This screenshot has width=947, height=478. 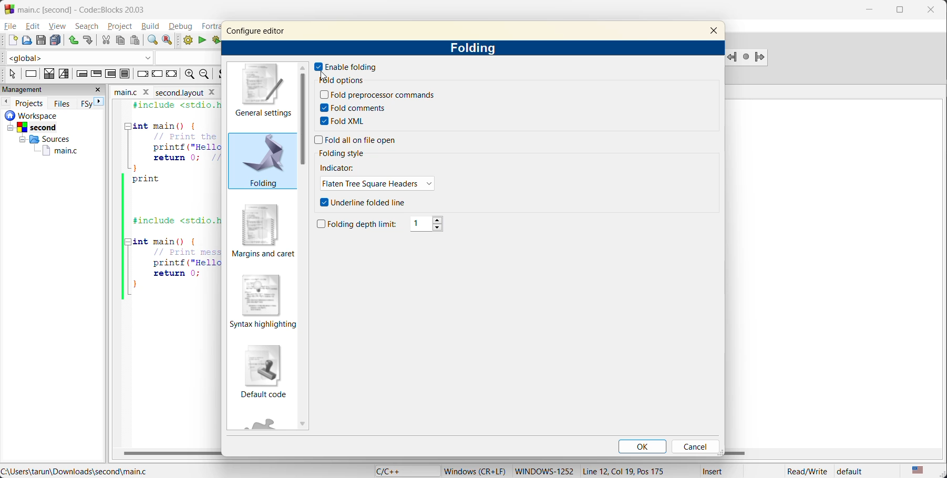 What do you see at coordinates (172, 453) in the screenshot?
I see `horizontal scroll bar` at bounding box center [172, 453].